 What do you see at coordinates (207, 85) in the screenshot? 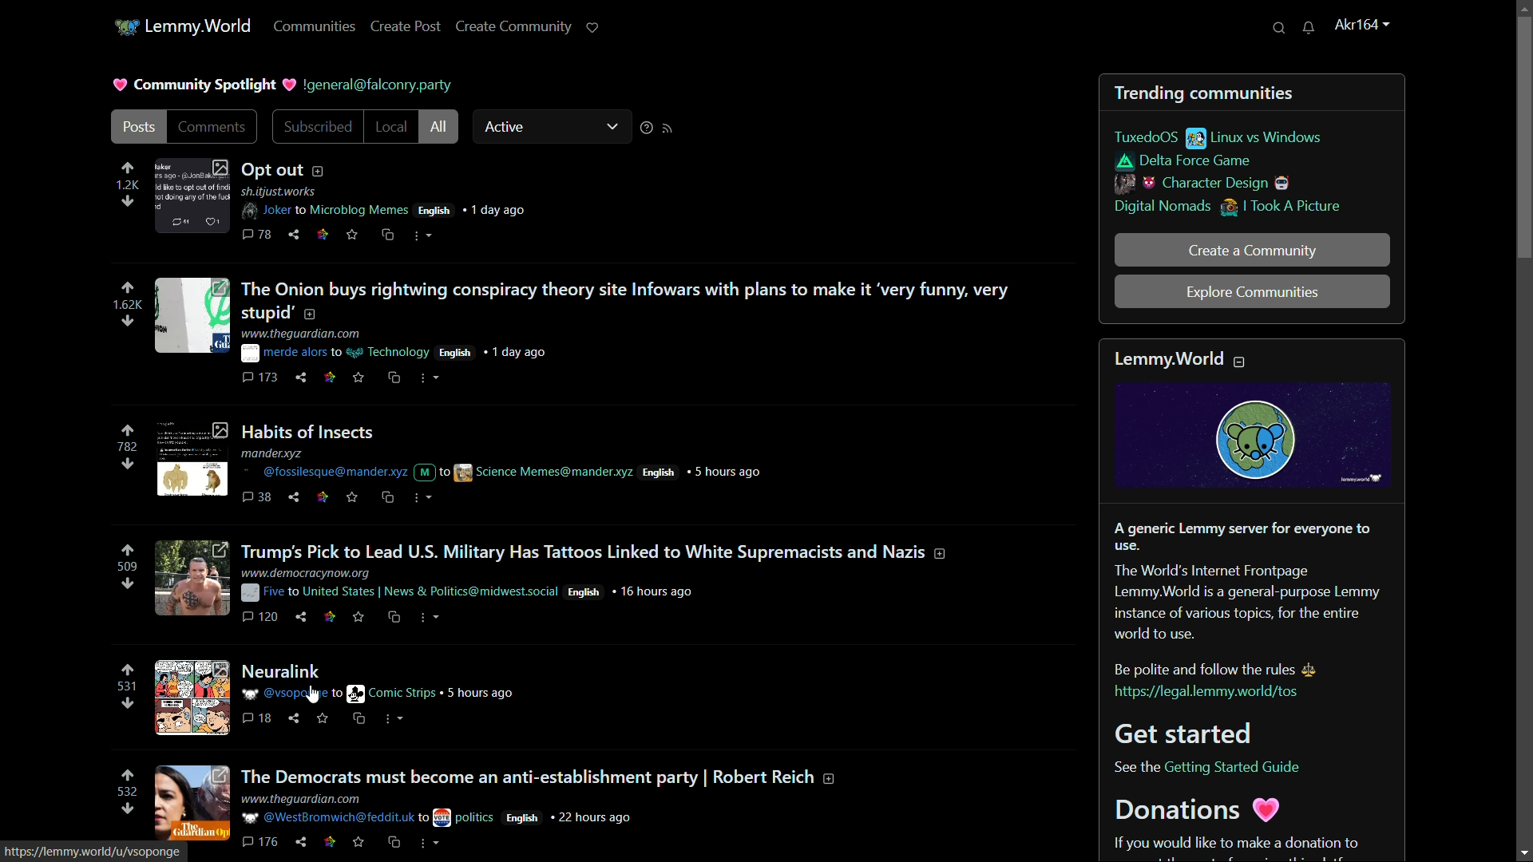
I see `community spotlight` at bounding box center [207, 85].